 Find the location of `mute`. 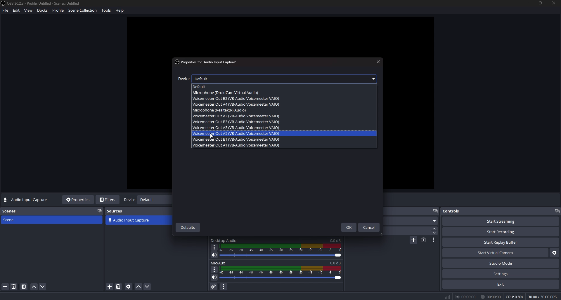

mute is located at coordinates (214, 255).